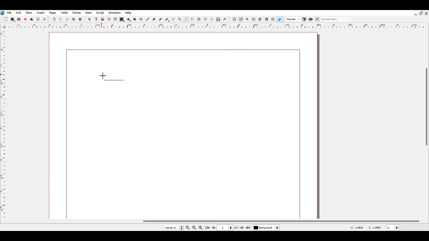 This screenshot has height=241, width=429. Describe the element at coordinates (174, 19) in the screenshot. I see `Rotate Item` at that location.